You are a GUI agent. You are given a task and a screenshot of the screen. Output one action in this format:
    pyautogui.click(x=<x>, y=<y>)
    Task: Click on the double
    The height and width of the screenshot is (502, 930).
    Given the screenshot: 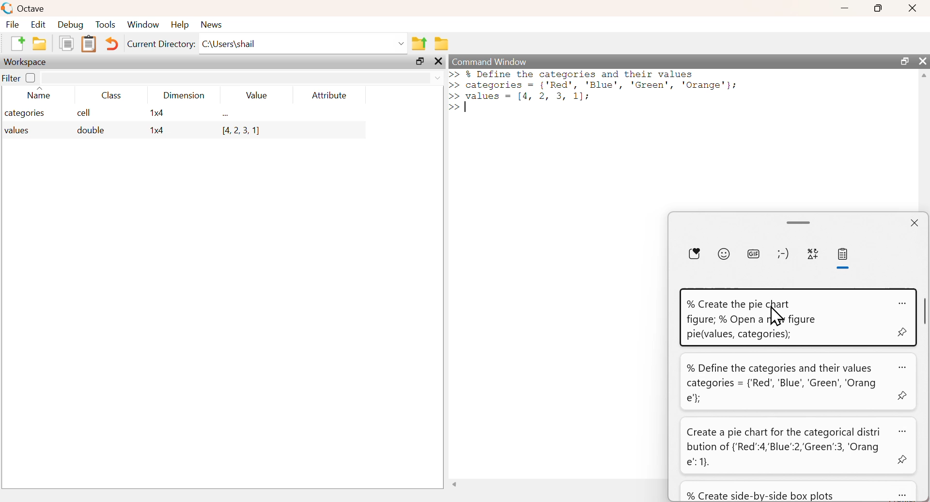 What is the action you would take?
    pyautogui.click(x=91, y=130)
    